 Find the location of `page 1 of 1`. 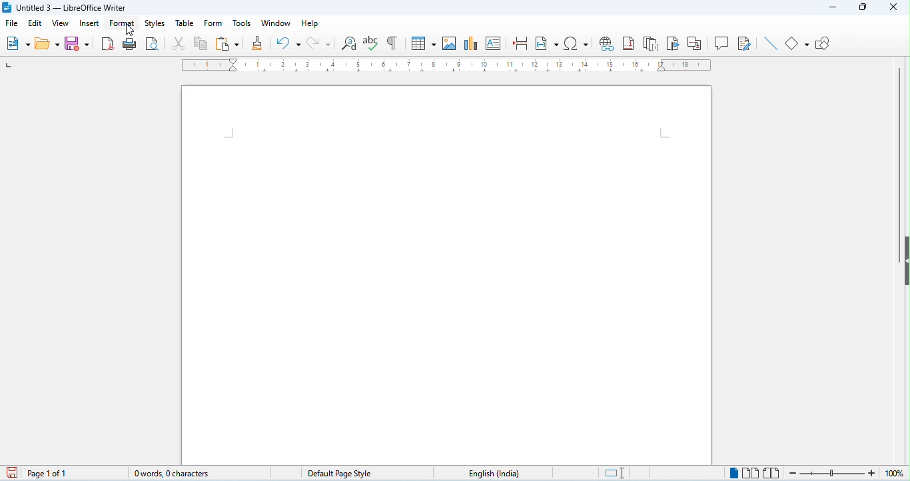

page 1 of 1 is located at coordinates (49, 474).